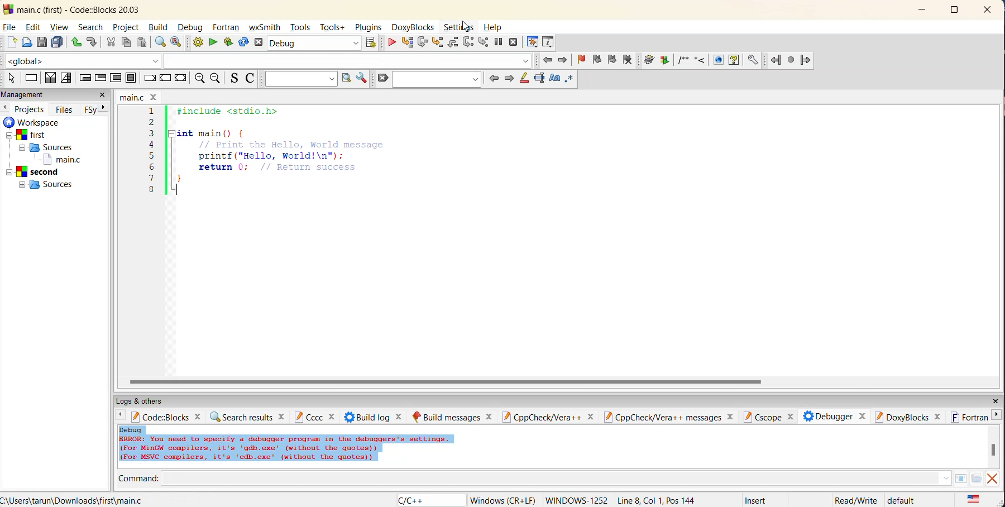  I want to click on text to search, so click(300, 78).